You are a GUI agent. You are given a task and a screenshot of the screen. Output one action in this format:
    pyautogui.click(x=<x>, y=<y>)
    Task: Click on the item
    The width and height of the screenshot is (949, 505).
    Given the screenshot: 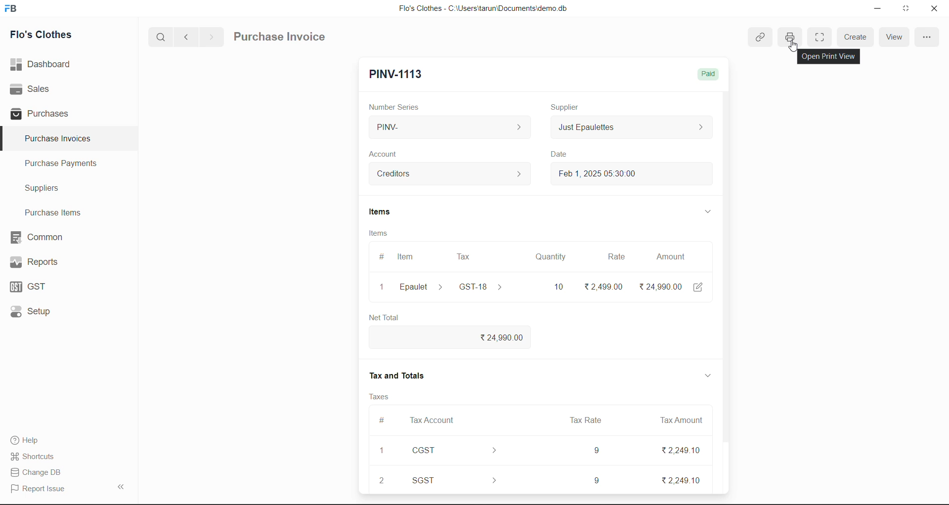 What is the action you would take?
    pyautogui.click(x=407, y=256)
    